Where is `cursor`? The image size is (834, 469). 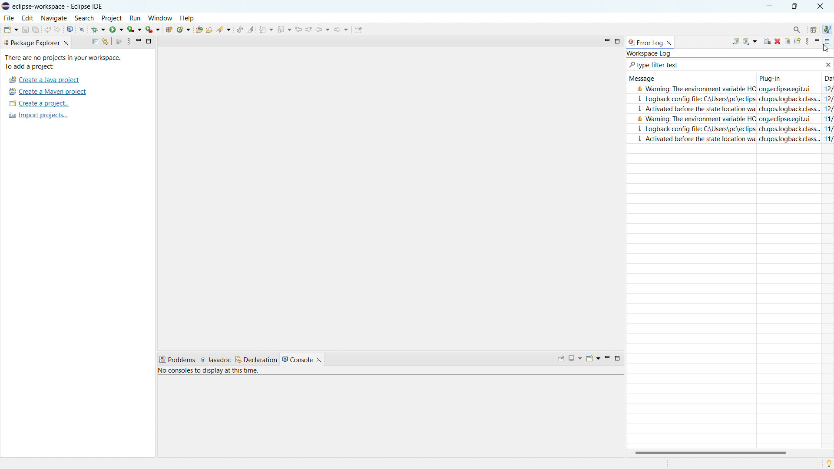 cursor is located at coordinates (827, 49).